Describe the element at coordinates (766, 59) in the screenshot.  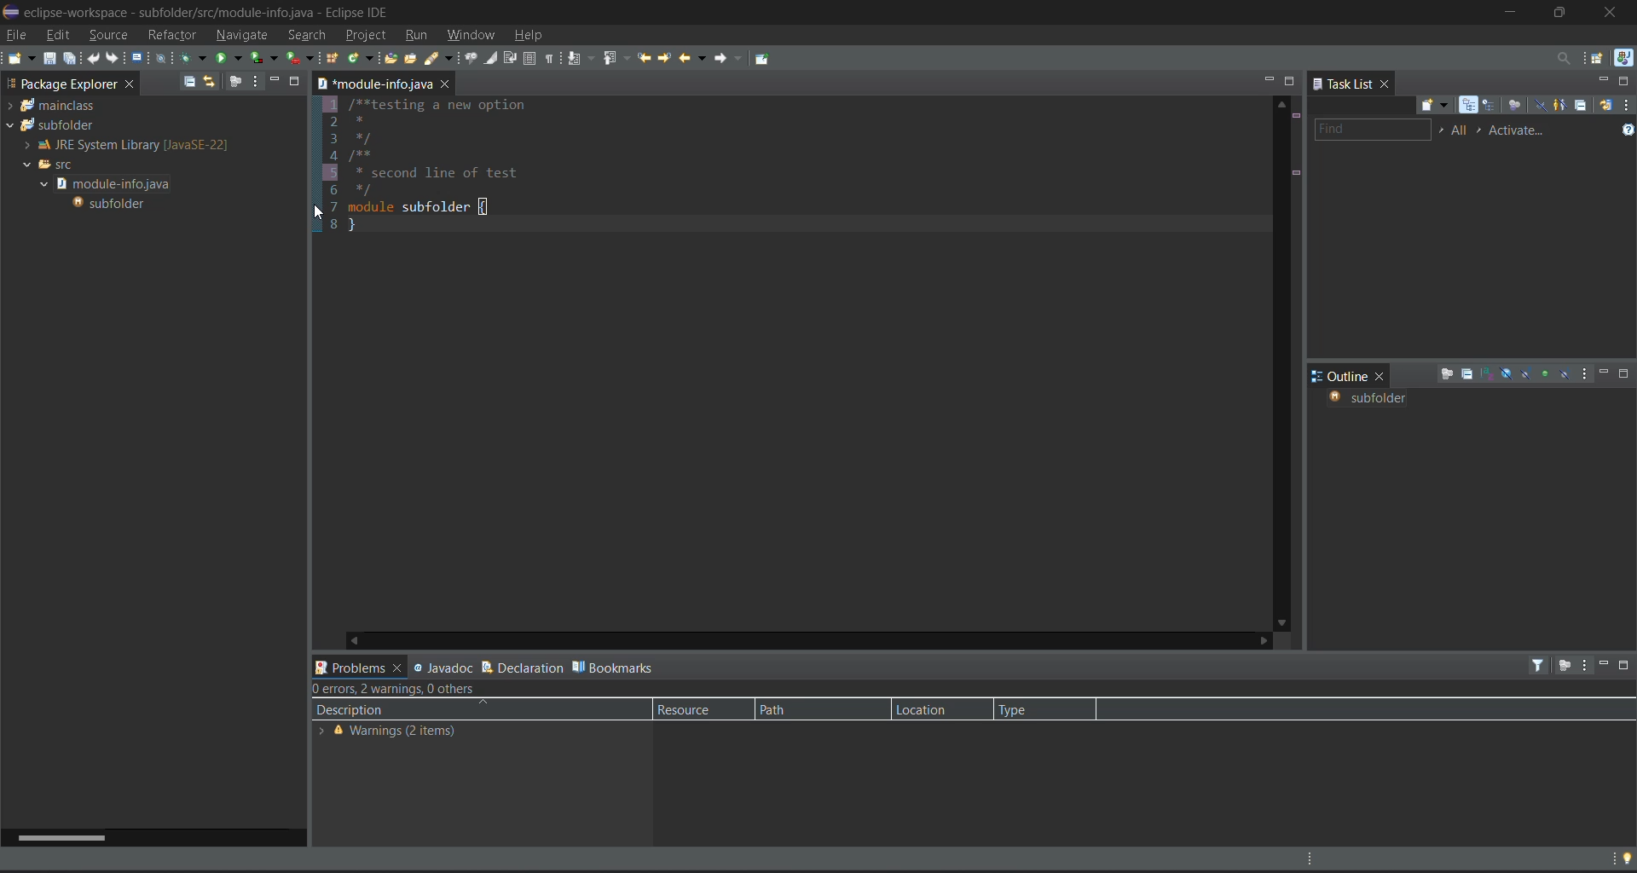
I see `pin editor` at that location.